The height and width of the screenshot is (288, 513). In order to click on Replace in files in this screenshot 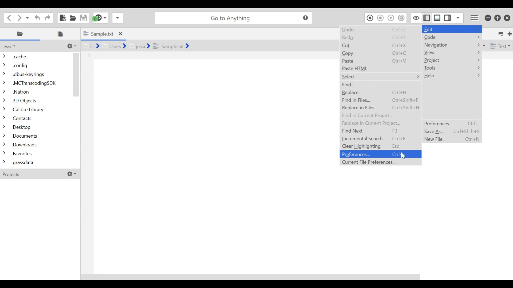, I will do `click(379, 108)`.